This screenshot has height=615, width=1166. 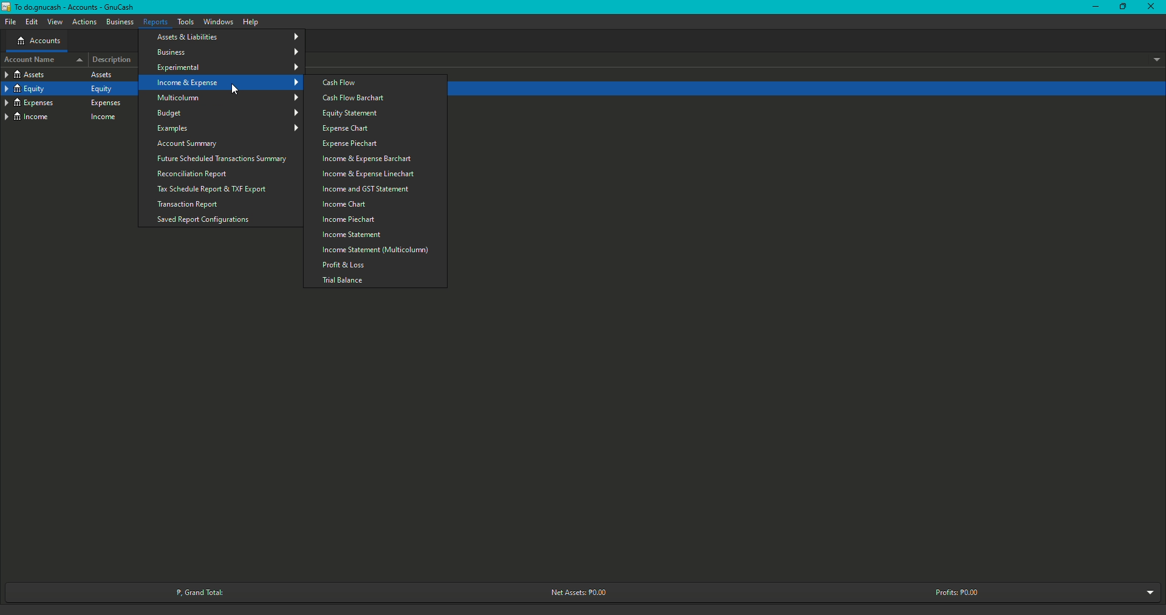 What do you see at coordinates (348, 129) in the screenshot?
I see `Expense Chart` at bounding box center [348, 129].